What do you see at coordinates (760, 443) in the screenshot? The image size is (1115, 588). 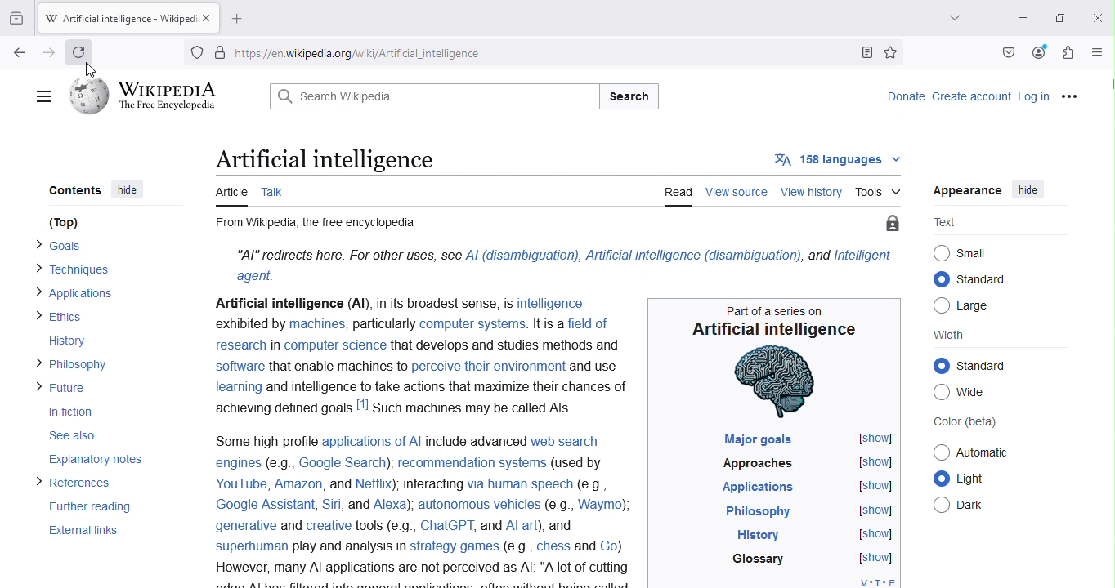 I see `Major goals` at bounding box center [760, 443].